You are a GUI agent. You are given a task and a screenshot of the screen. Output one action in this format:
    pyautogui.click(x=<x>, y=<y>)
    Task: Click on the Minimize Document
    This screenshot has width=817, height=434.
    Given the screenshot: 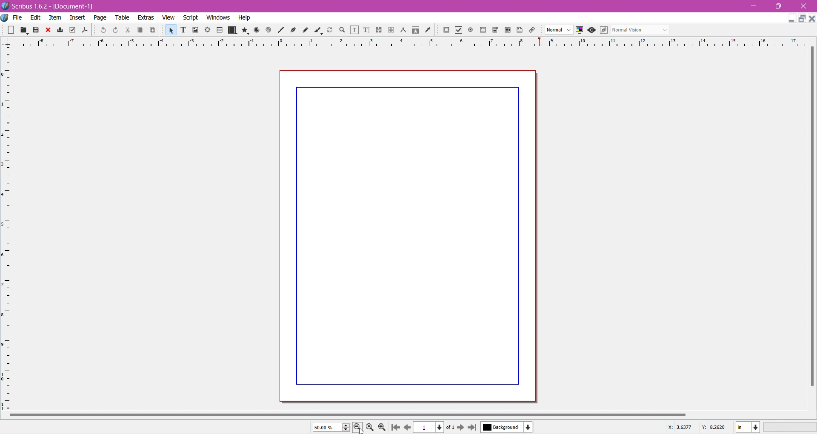 What is the action you would take?
    pyautogui.click(x=791, y=18)
    